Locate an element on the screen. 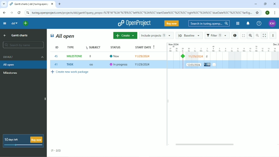  Search is located at coordinates (209, 24).